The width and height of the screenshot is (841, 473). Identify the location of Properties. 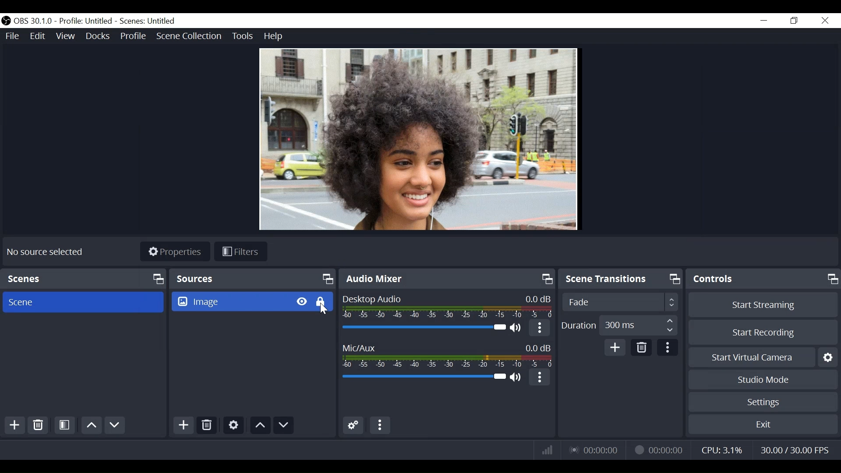
(174, 252).